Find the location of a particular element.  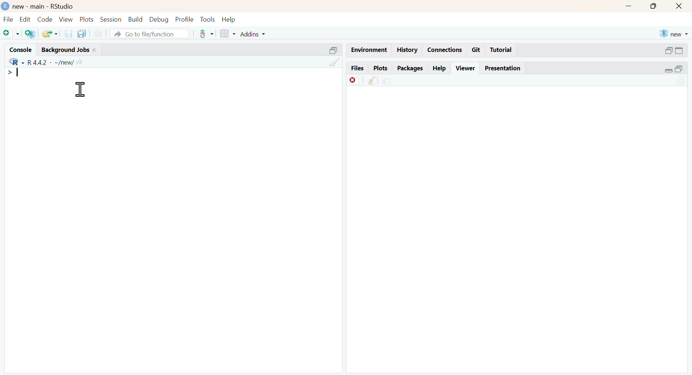

viewer is located at coordinates (466, 68).